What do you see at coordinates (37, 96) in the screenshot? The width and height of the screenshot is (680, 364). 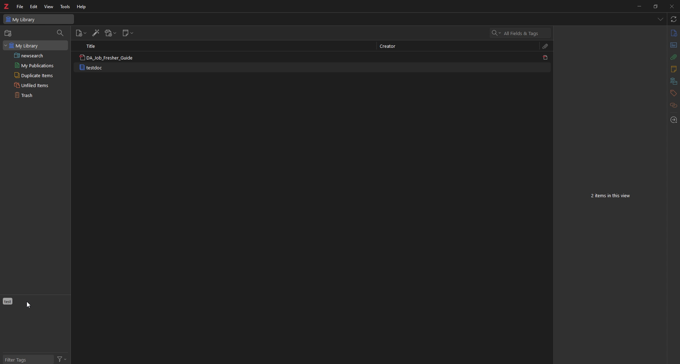 I see `trash` at bounding box center [37, 96].